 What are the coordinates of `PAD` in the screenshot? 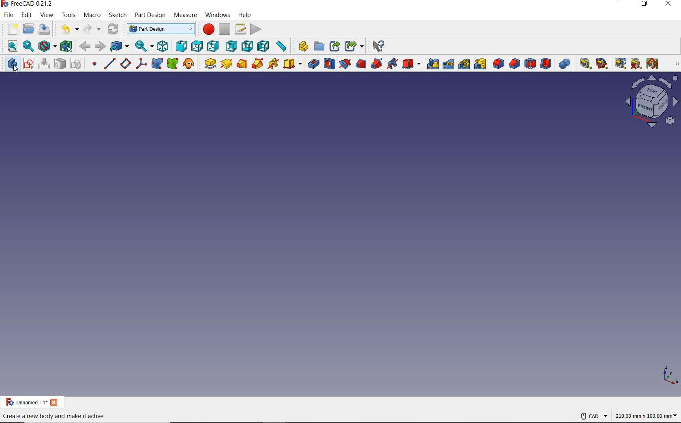 It's located at (208, 64).